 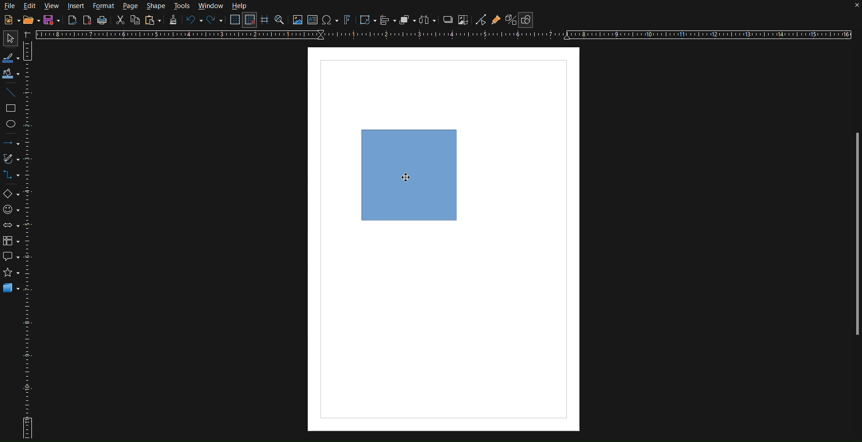 I want to click on Square (flat fill), so click(x=409, y=174).